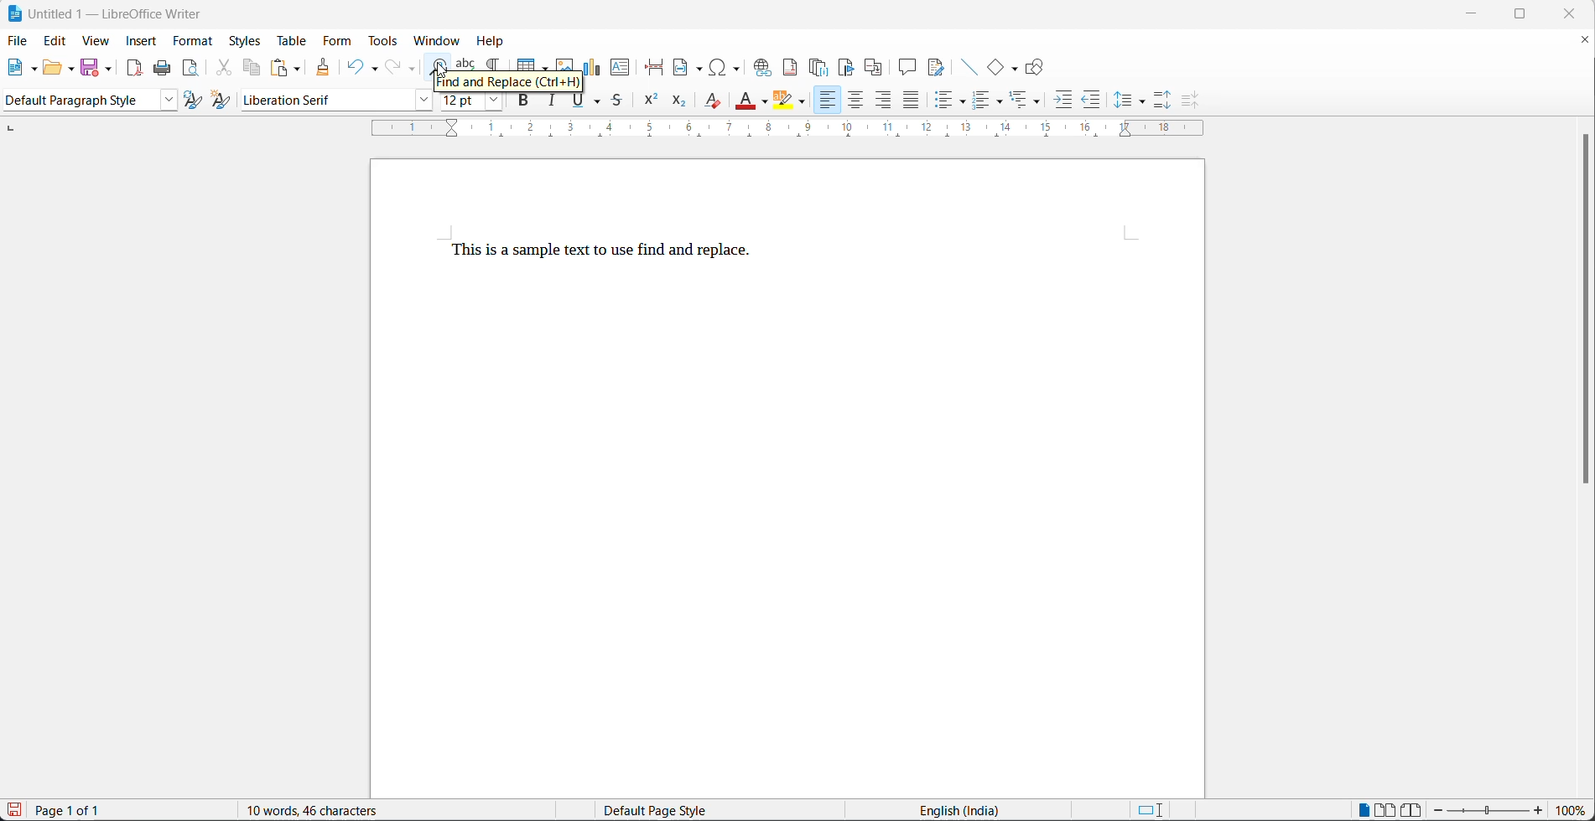  Describe the element at coordinates (1064, 102) in the screenshot. I see `increase indent` at that location.